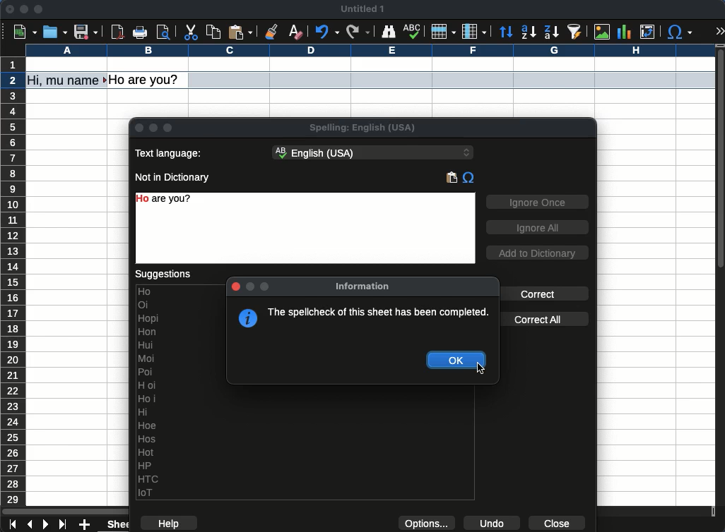 This screenshot has height=532, width=725. What do you see at coordinates (147, 466) in the screenshot?
I see `HP` at bounding box center [147, 466].